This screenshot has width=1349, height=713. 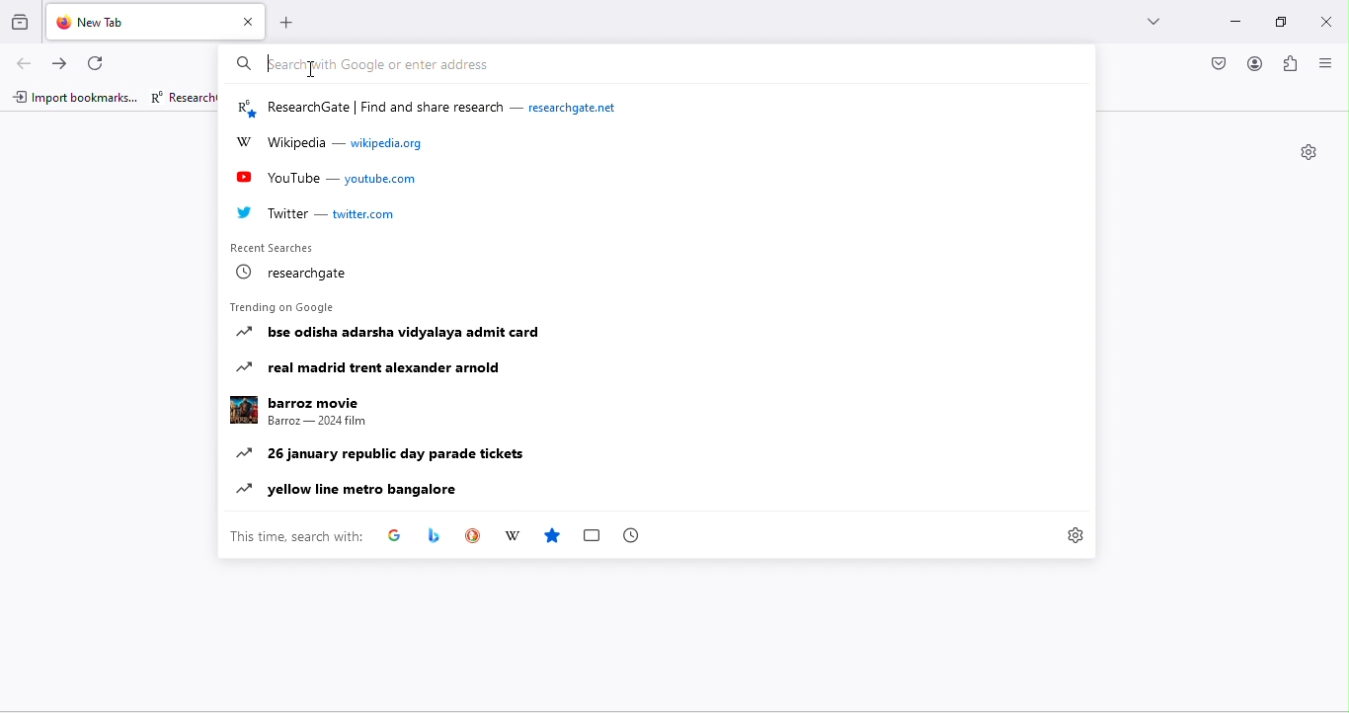 I want to click on extension, so click(x=1293, y=64).